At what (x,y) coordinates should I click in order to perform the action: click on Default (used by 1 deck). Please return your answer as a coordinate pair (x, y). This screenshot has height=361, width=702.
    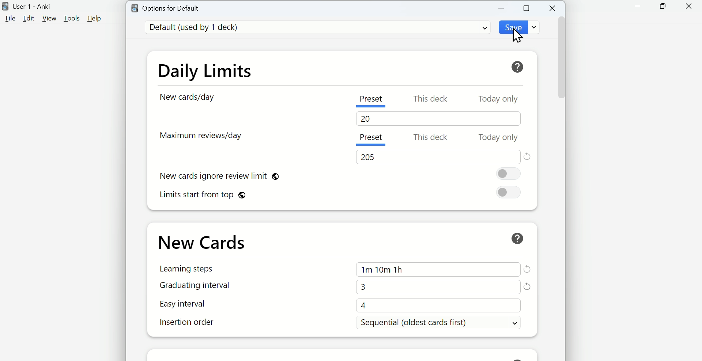
    Looking at the image, I should click on (198, 27).